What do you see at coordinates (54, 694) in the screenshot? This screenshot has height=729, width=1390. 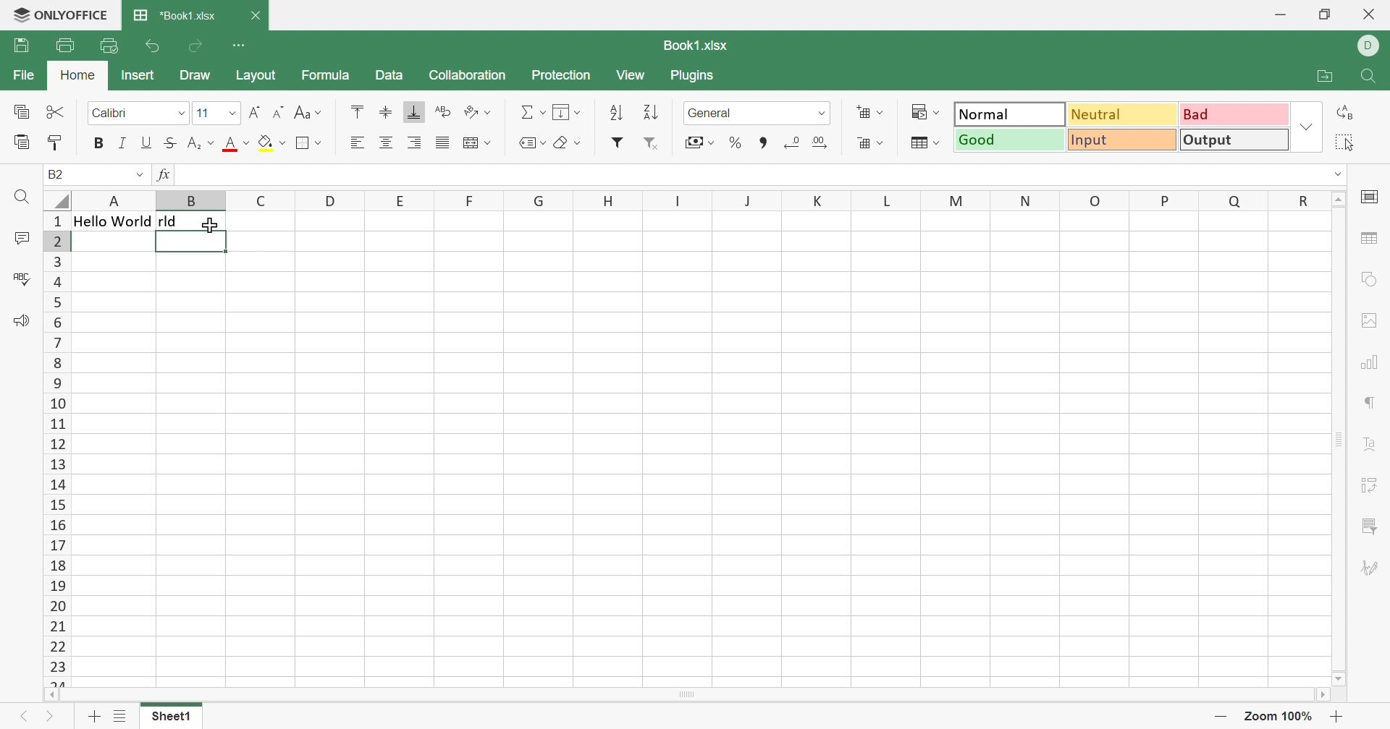 I see `Scroll Left` at bounding box center [54, 694].